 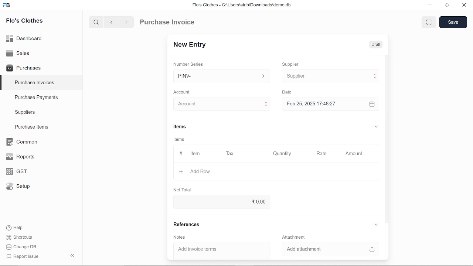 I want to click on Date, so click(x=289, y=92).